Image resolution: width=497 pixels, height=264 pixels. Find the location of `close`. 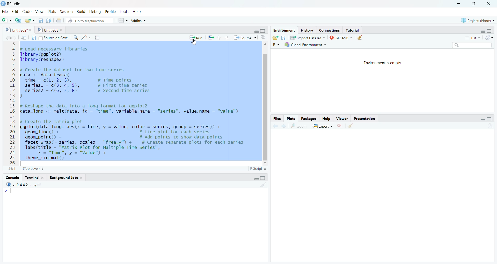

close is located at coordinates (340, 126).